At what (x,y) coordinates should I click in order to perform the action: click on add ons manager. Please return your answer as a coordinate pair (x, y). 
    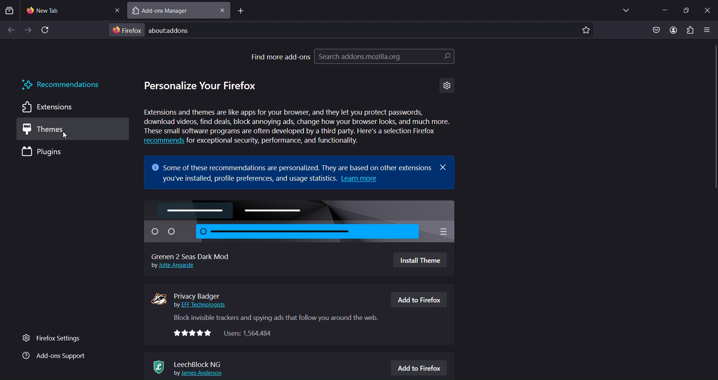
    Looking at the image, I should click on (170, 9).